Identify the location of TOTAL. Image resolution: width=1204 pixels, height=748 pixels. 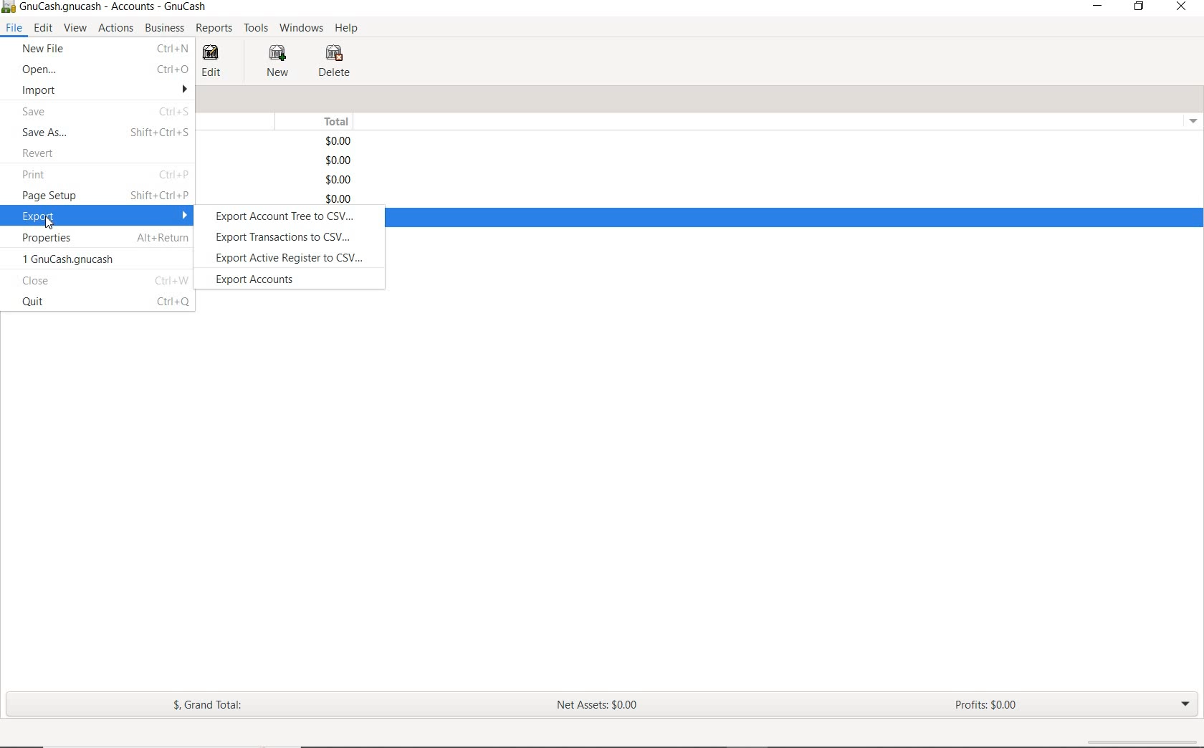
(339, 121).